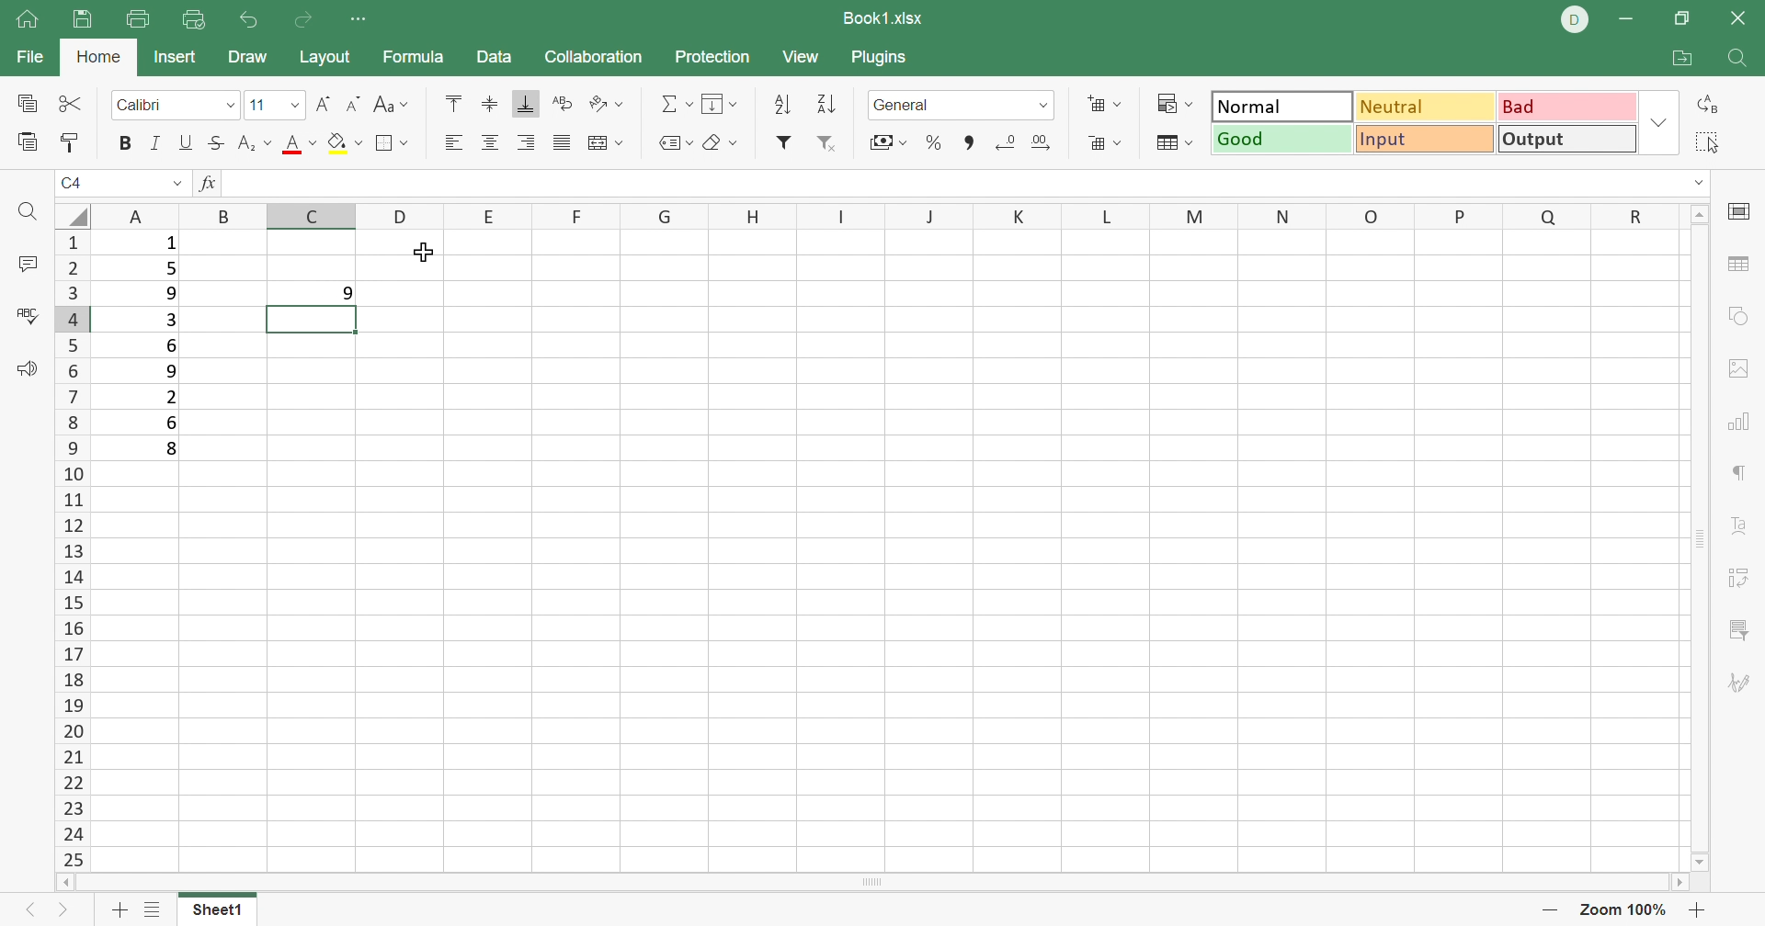 The width and height of the screenshot is (1765, 926). Describe the element at coordinates (1741, 263) in the screenshot. I see `table settings` at that location.